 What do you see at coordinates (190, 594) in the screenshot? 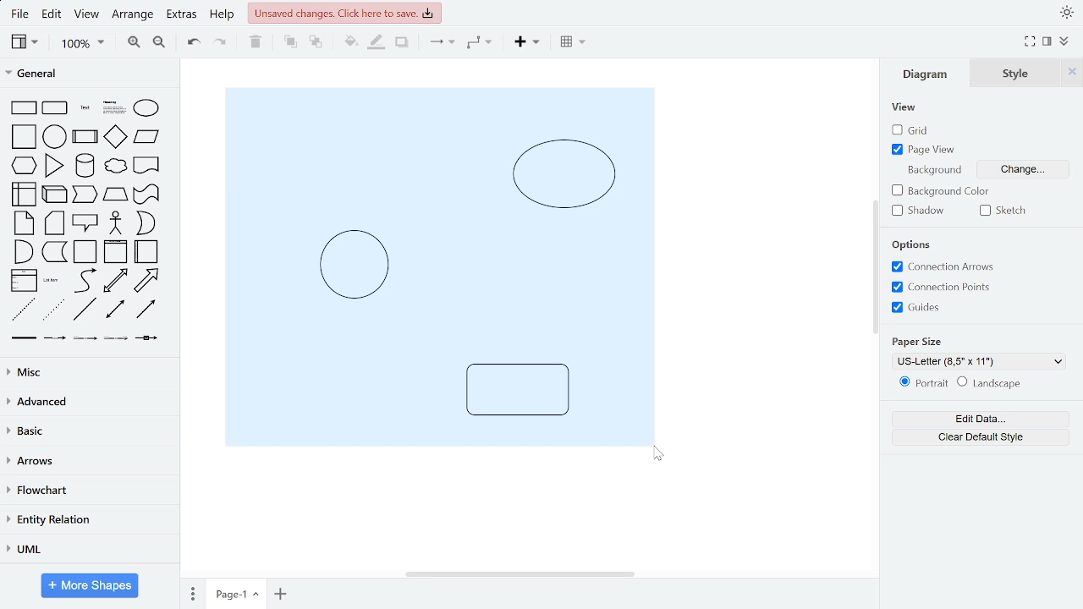
I see `pages` at bounding box center [190, 594].